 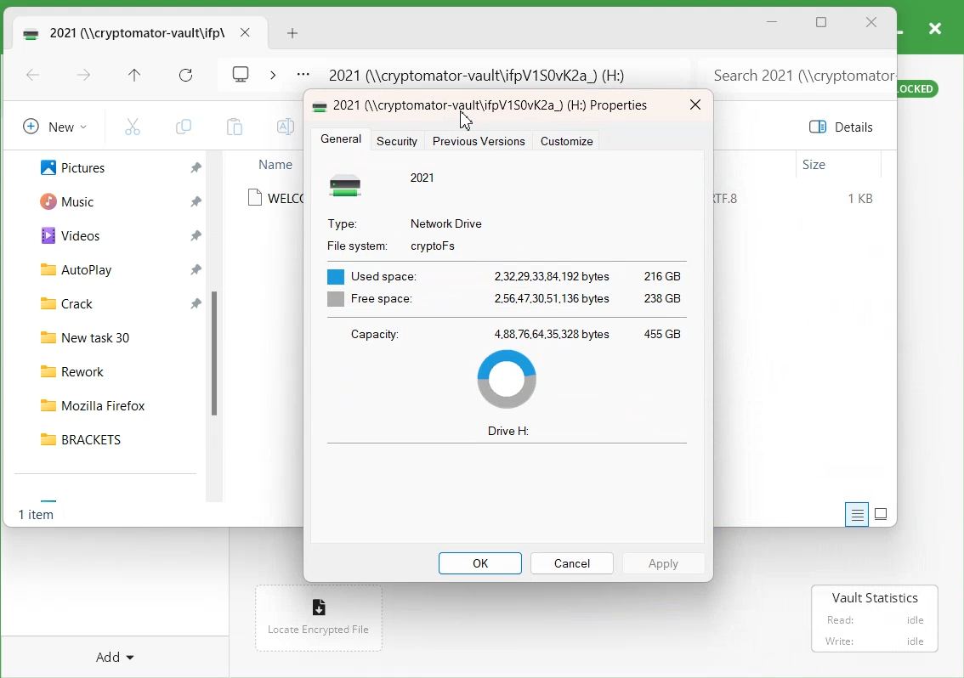 I want to click on icon, so click(x=320, y=603).